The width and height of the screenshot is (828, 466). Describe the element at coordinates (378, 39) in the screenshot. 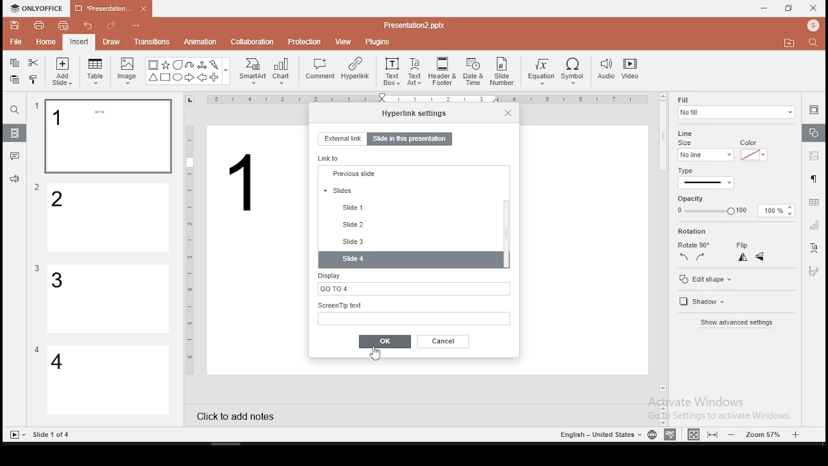

I see `plugins` at that location.